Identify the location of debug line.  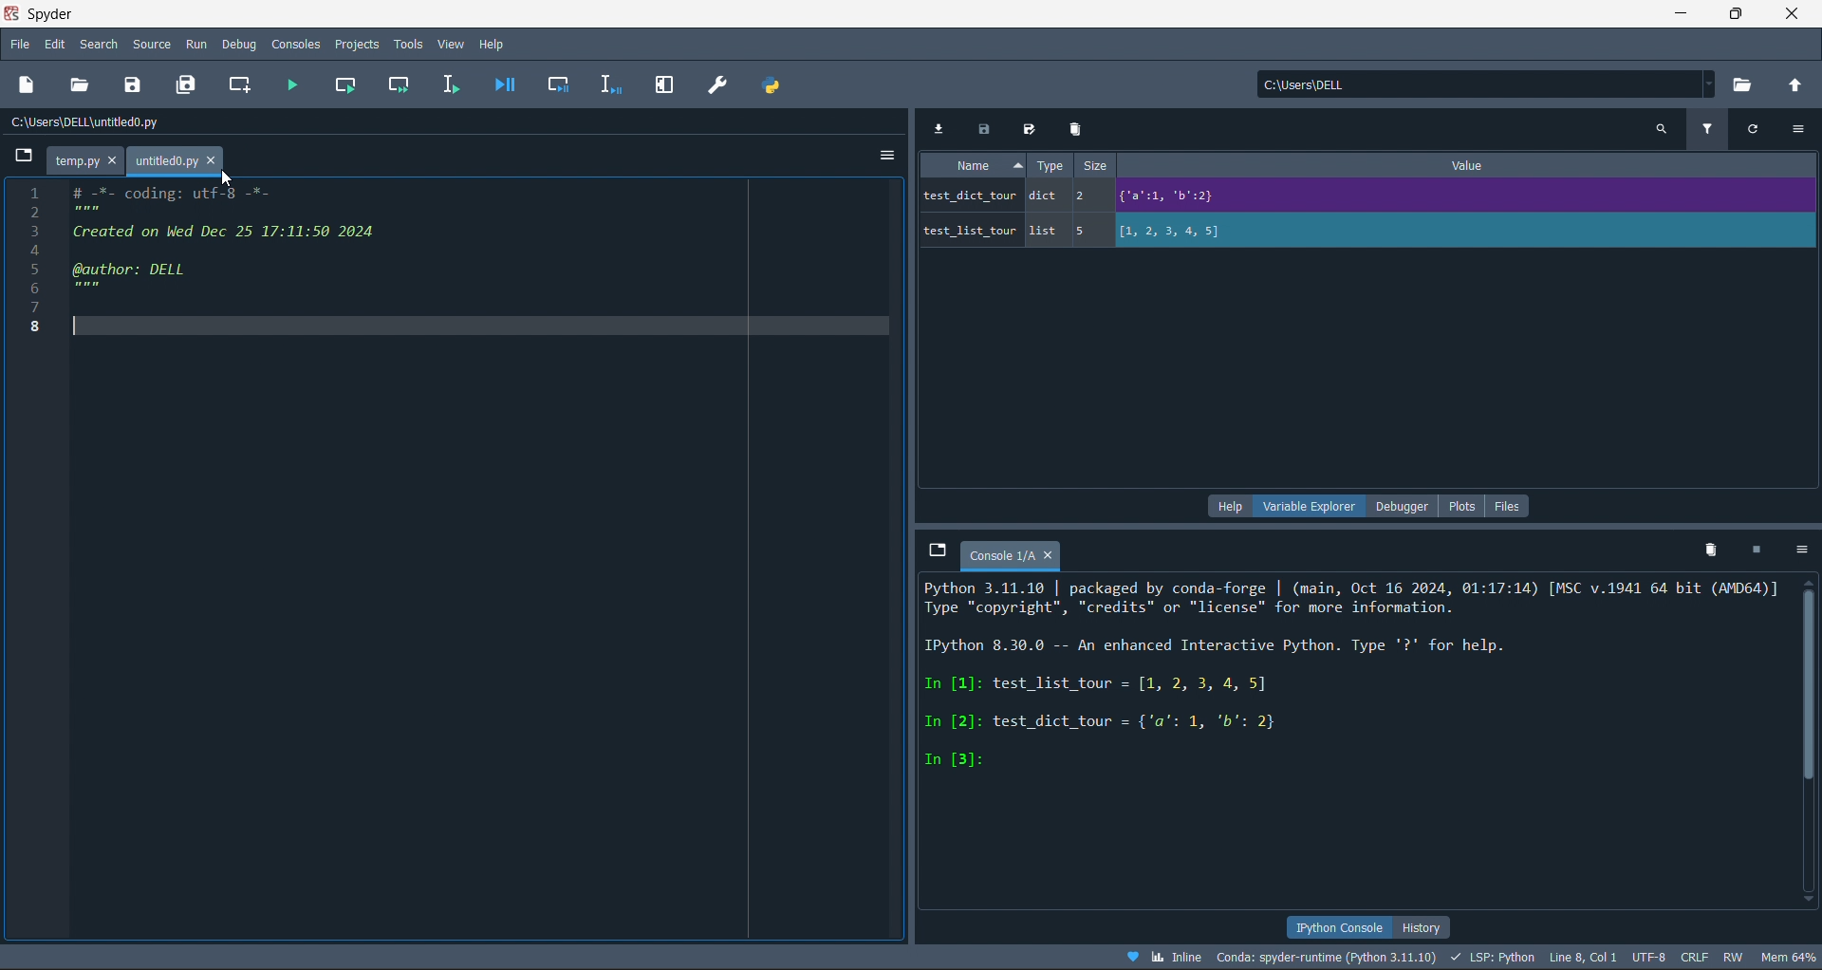
(605, 83).